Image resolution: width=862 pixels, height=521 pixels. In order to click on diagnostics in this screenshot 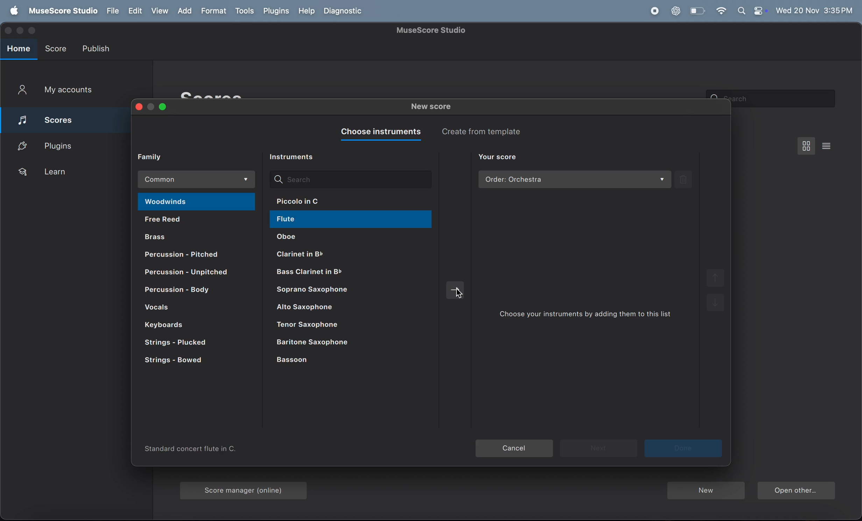, I will do `click(345, 12)`.